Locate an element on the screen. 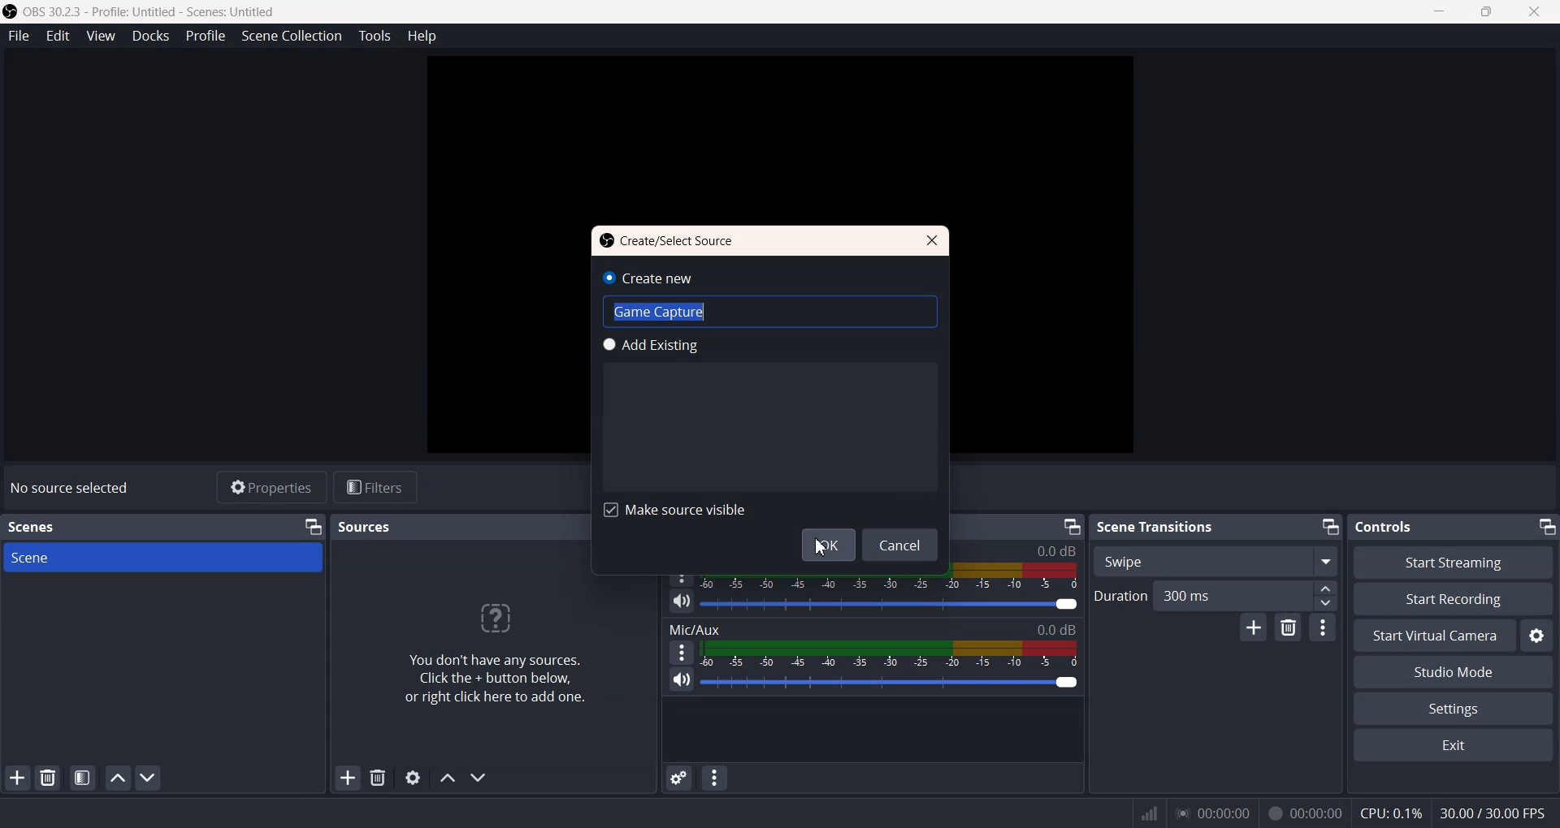 This screenshot has height=828, width=1560. File is located at coordinates (19, 35).